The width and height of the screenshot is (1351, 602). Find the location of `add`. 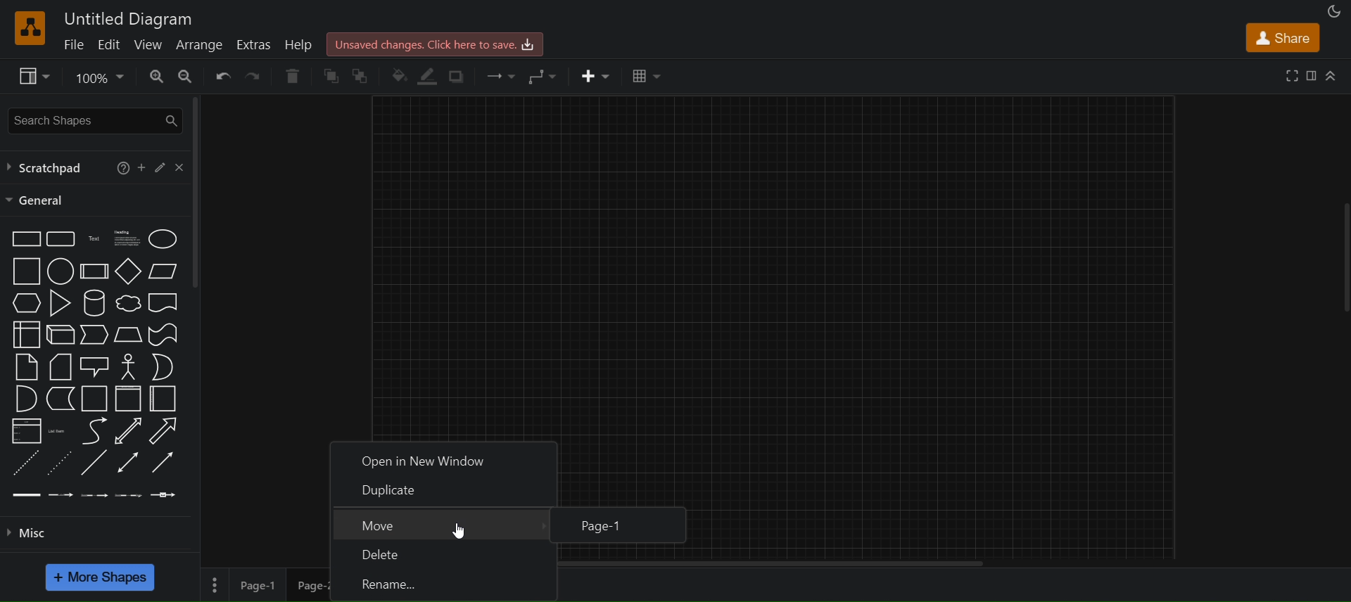

add is located at coordinates (141, 169).